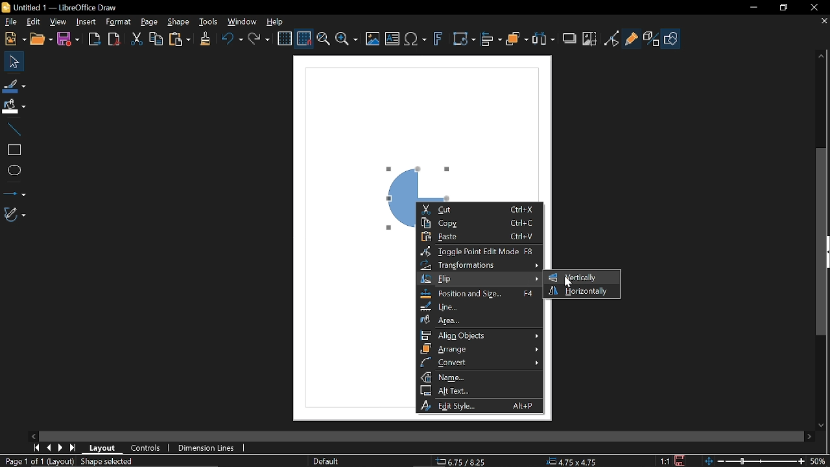 The width and height of the screenshot is (830, 467). Describe the element at coordinates (518, 40) in the screenshot. I see `Arrange` at that location.